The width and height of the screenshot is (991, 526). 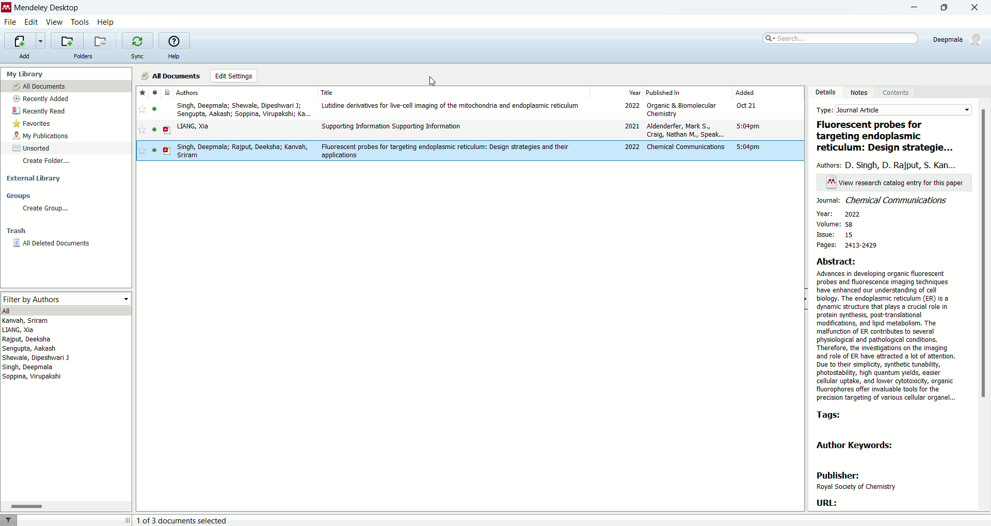 I want to click on favorite, so click(x=143, y=151).